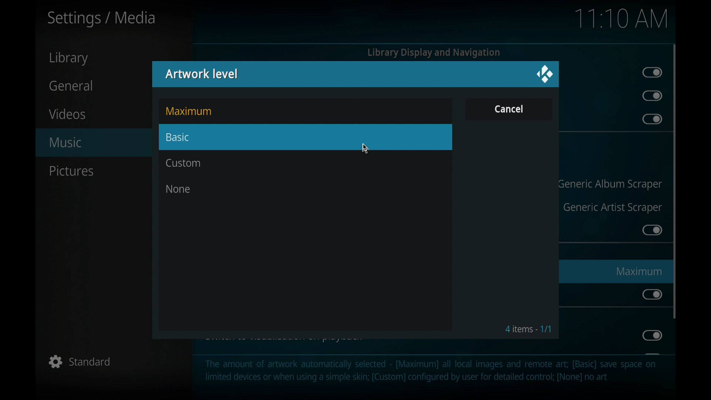  I want to click on toggle button, so click(652, 72).